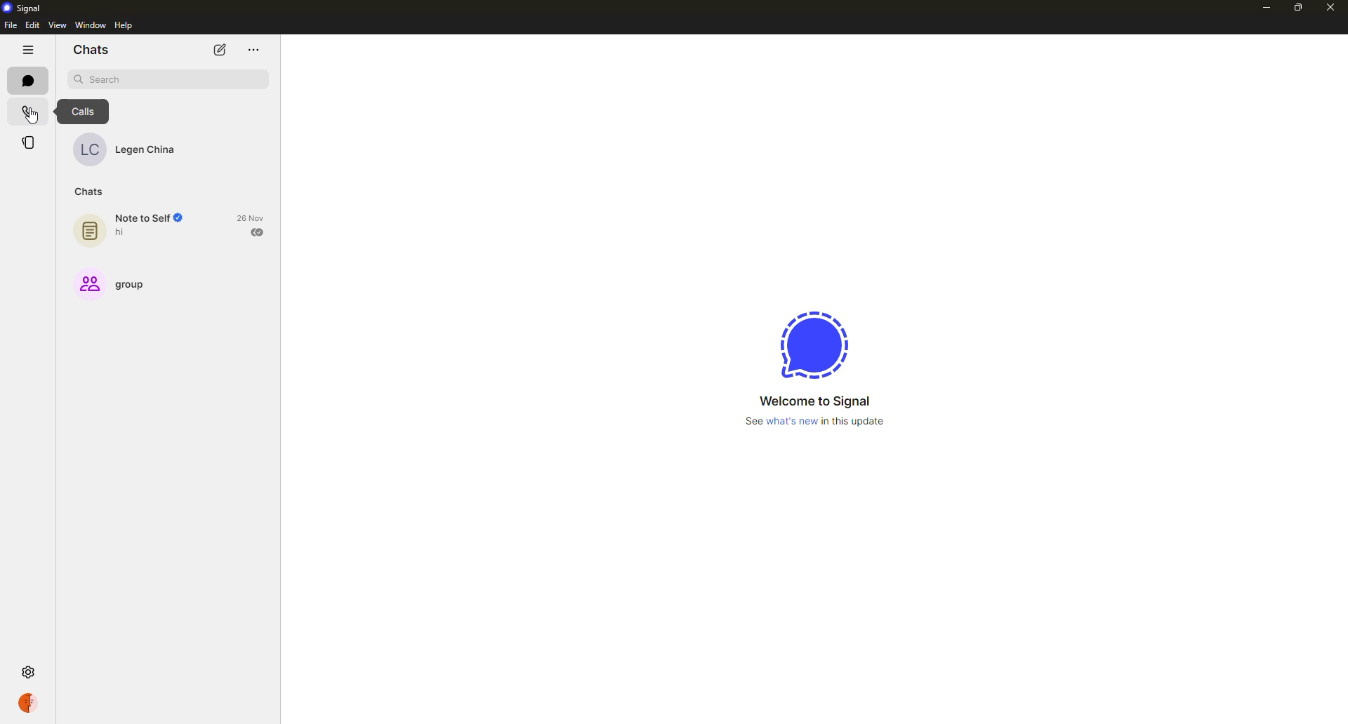 This screenshot has width=1348, height=724. I want to click on hide tabs, so click(28, 51).